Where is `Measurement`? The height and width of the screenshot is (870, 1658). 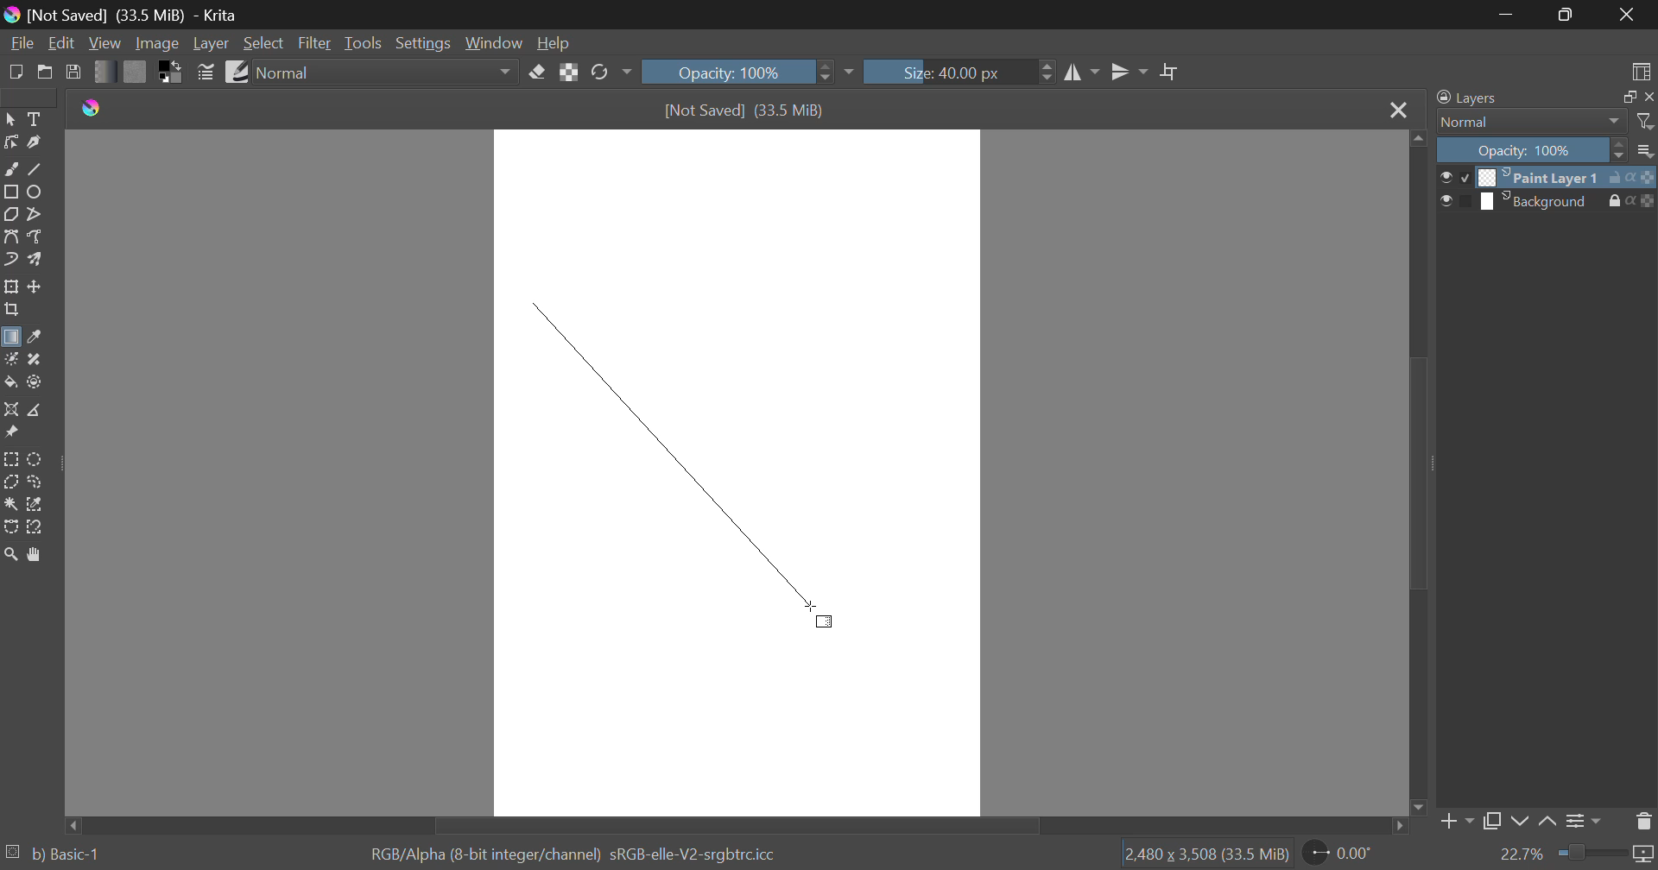
Measurement is located at coordinates (35, 411).